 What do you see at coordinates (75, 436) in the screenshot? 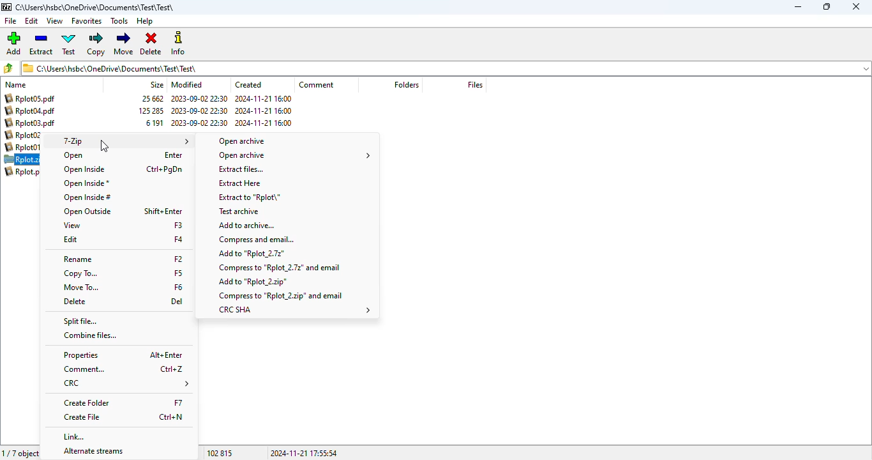
I see `link` at bounding box center [75, 436].